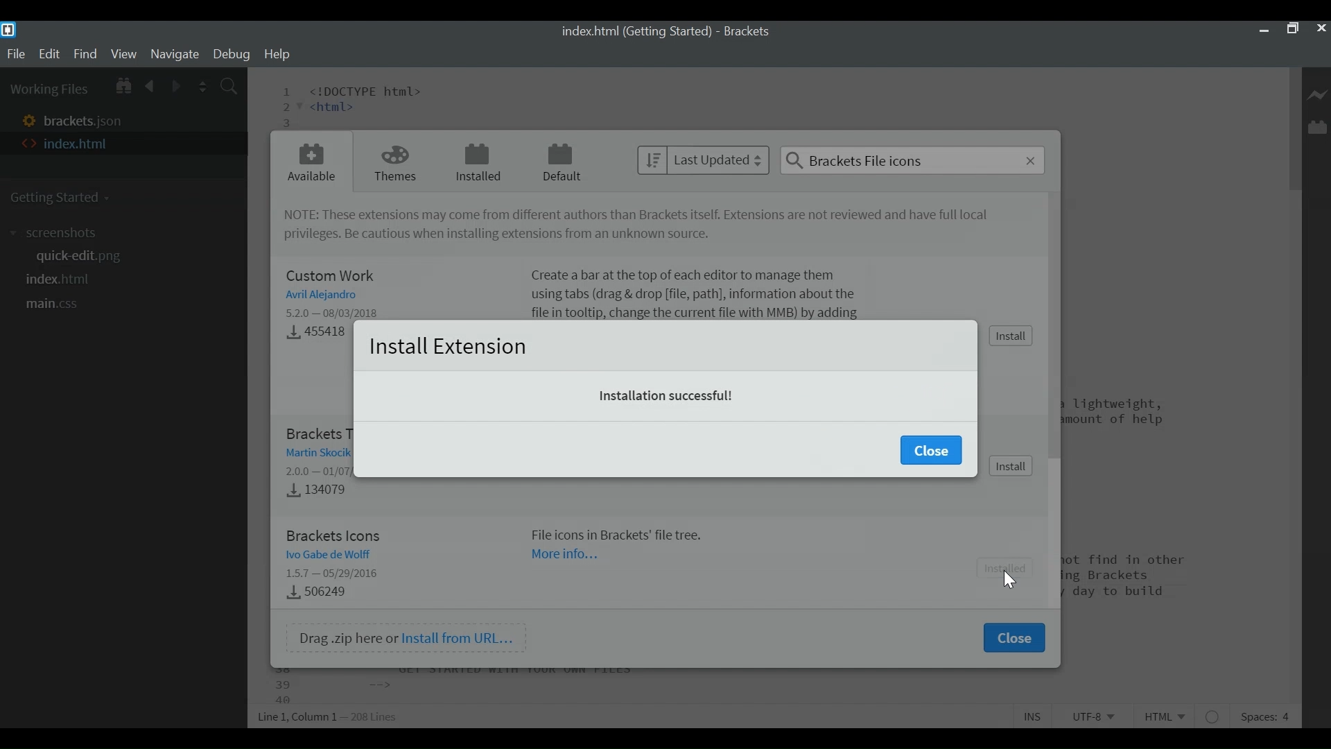  I want to click on Install Extension, so click(447, 346).